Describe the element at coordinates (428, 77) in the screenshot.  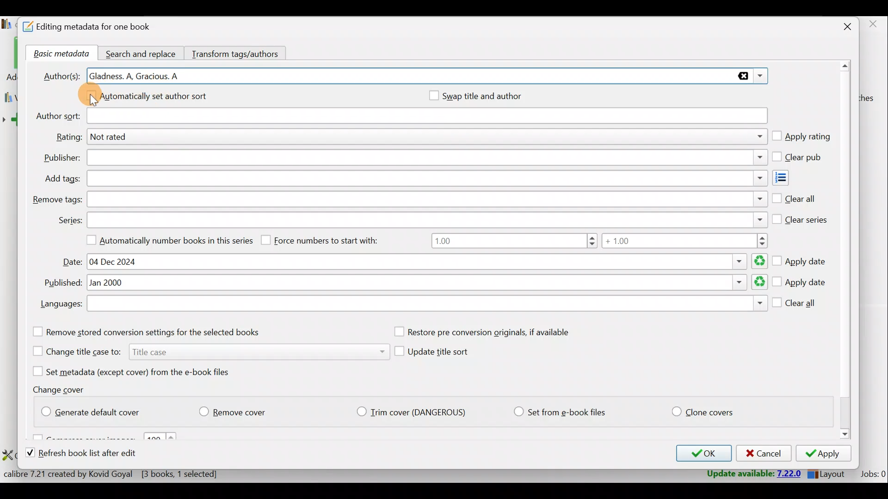
I see `Authors` at that location.